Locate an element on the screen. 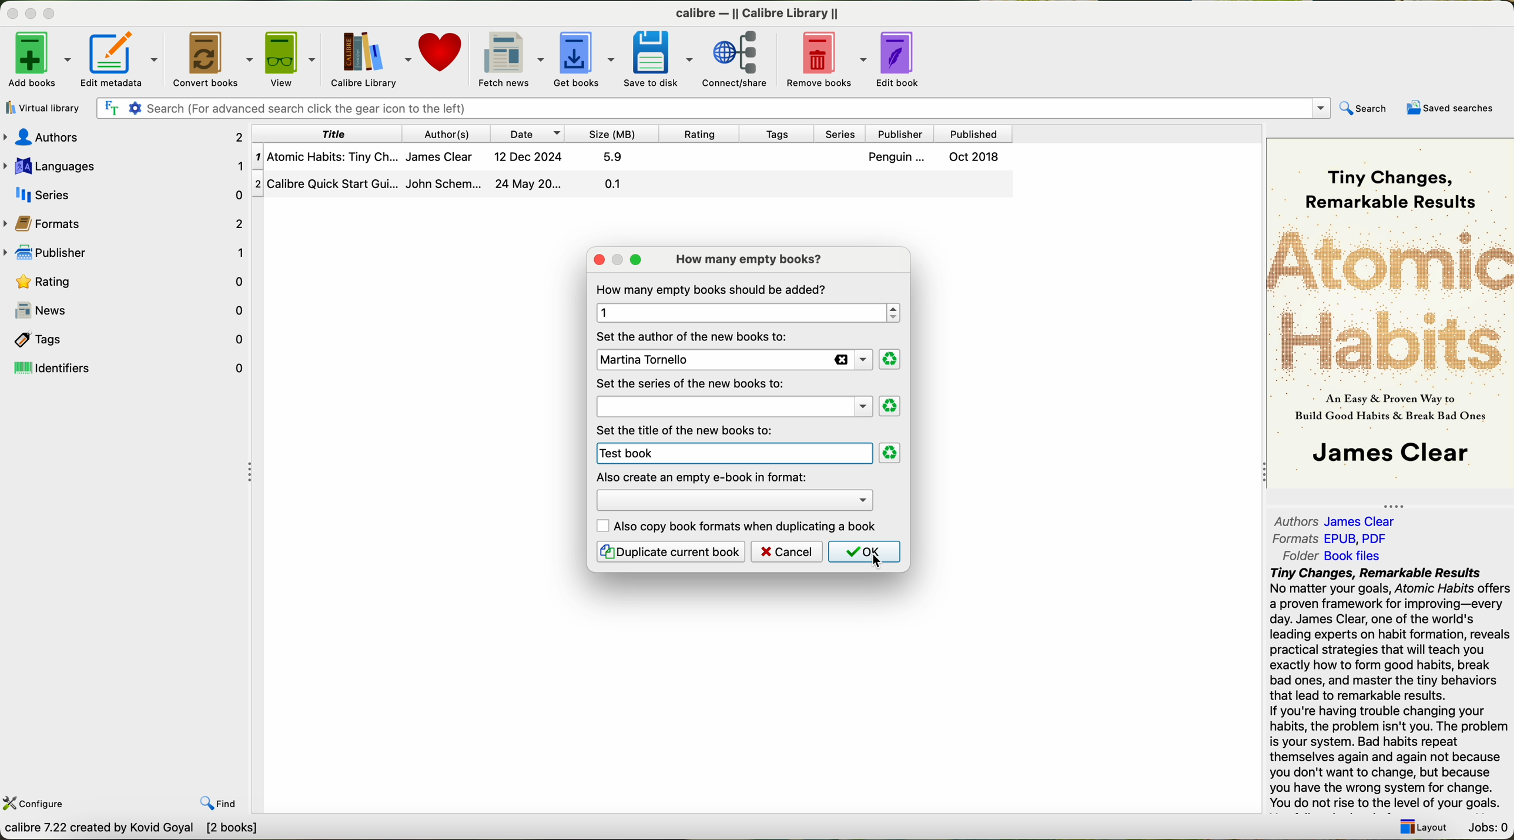 Image resolution: width=1514 pixels, height=840 pixels. series is located at coordinates (123, 194).